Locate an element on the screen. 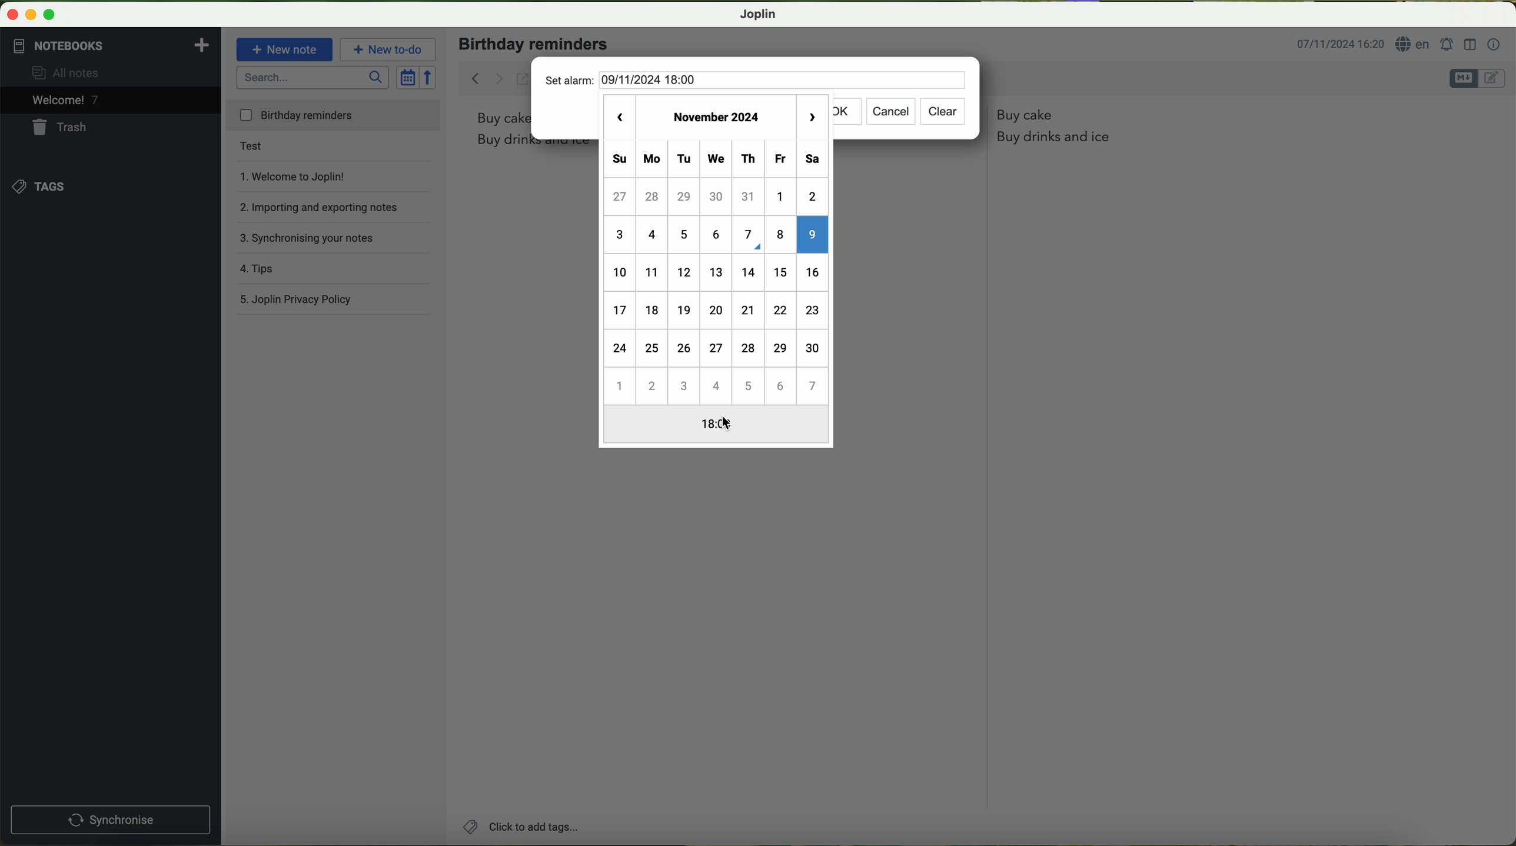  new to-do button is located at coordinates (388, 51).